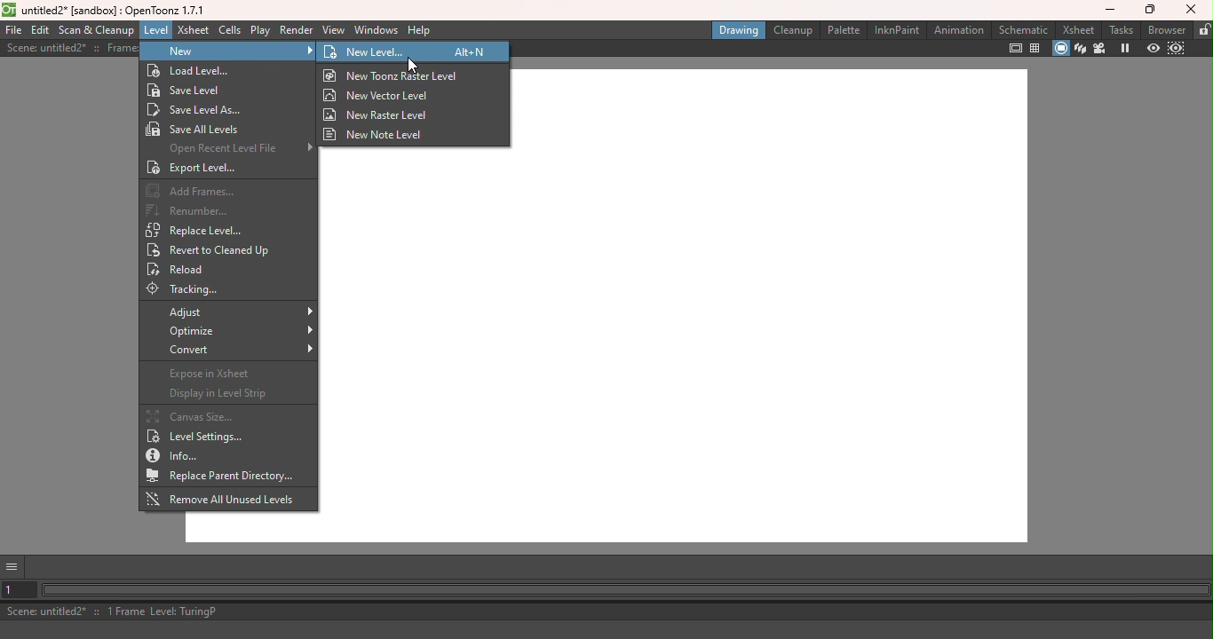 The image size is (1213, 639). Describe the element at coordinates (14, 568) in the screenshot. I see `More options` at that location.